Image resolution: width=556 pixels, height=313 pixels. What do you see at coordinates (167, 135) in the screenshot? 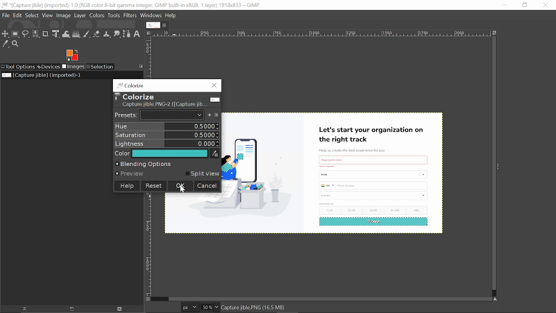
I see `Saturation` at bounding box center [167, 135].